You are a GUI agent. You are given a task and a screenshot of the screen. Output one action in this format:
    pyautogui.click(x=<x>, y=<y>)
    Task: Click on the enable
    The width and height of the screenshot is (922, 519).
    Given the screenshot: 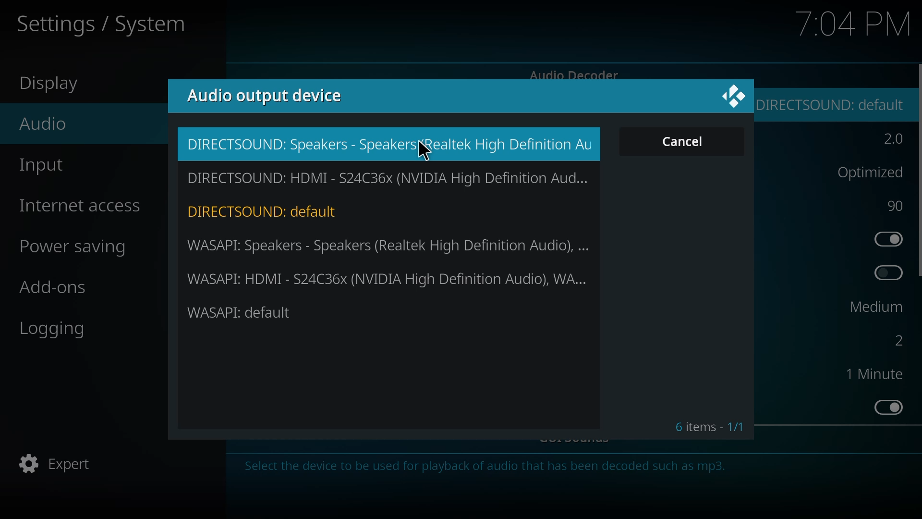 What is the action you would take?
    pyautogui.click(x=889, y=272)
    